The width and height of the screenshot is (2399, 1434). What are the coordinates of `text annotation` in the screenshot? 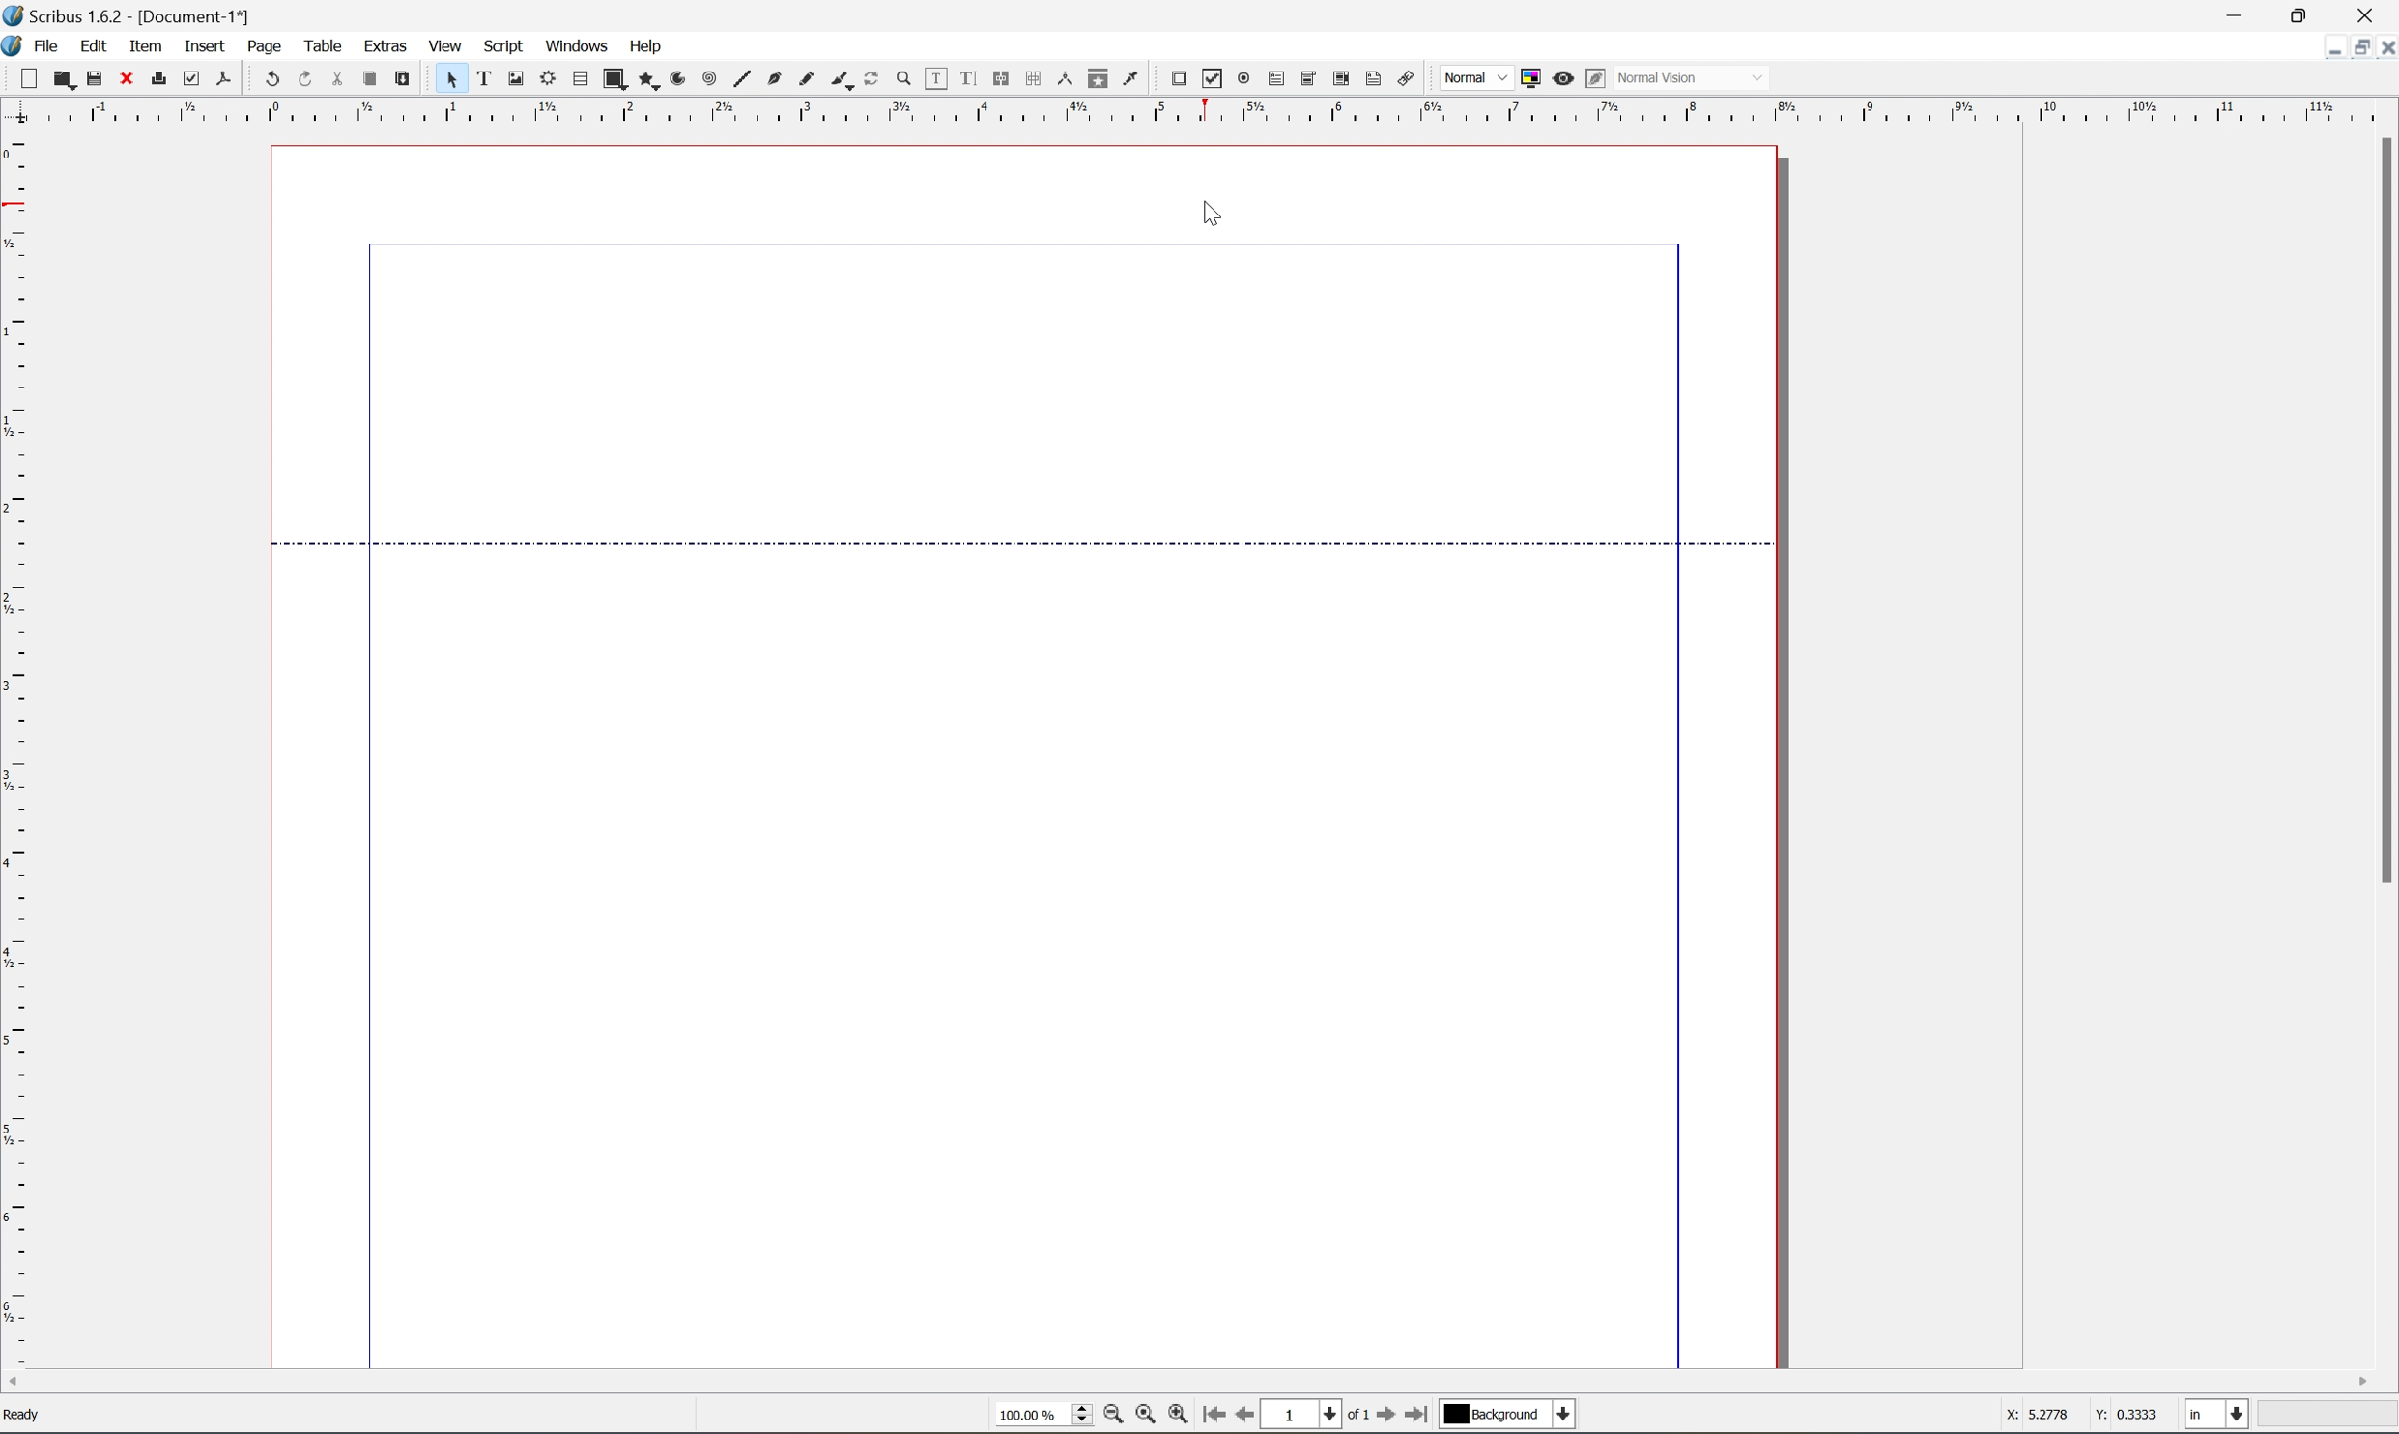 It's located at (1376, 79).